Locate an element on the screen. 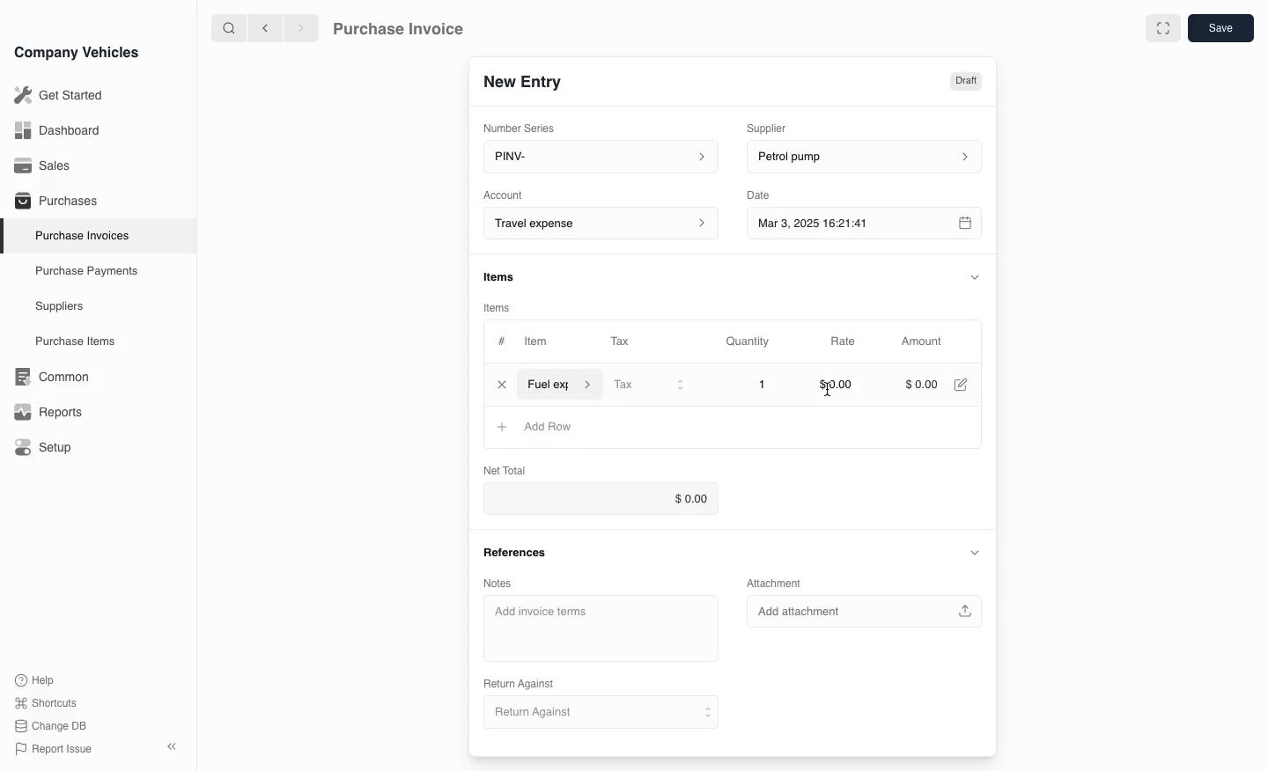  Purchase Invoices is located at coordinates (78, 235).